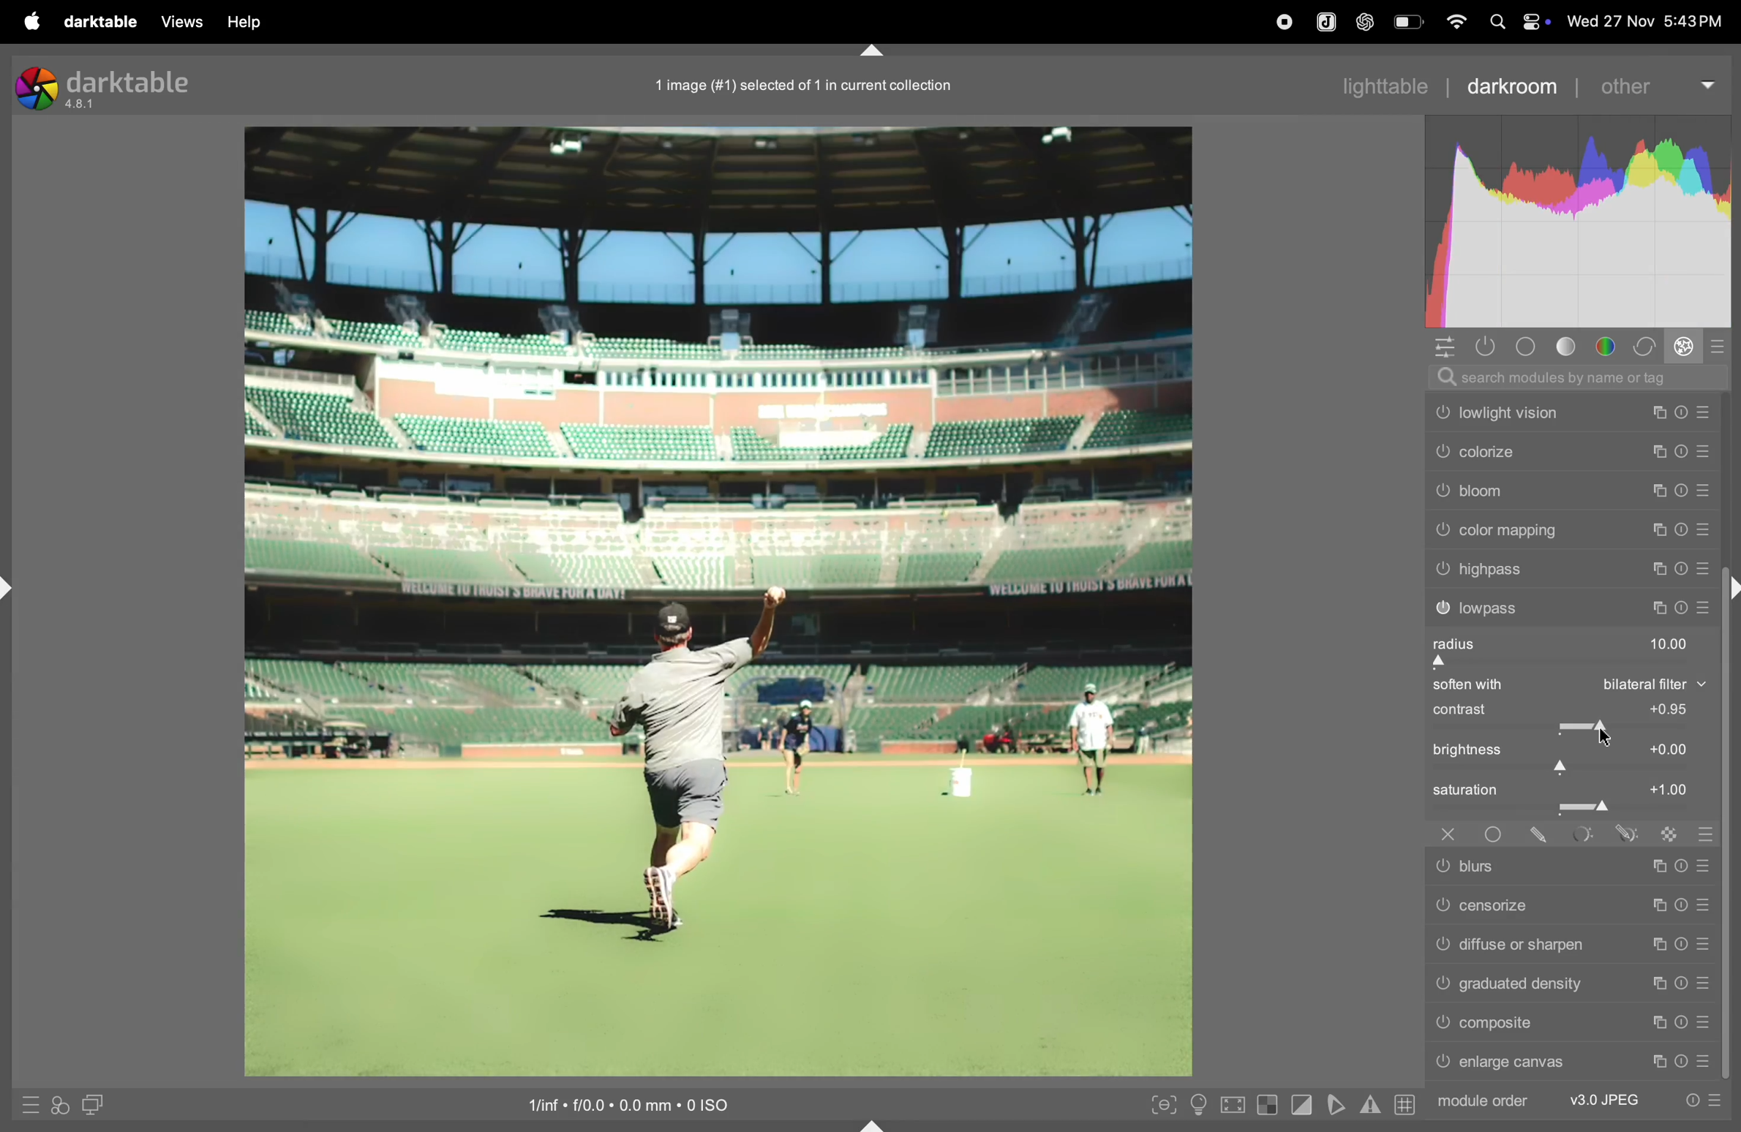  I want to click on module order, so click(1579, 1099).